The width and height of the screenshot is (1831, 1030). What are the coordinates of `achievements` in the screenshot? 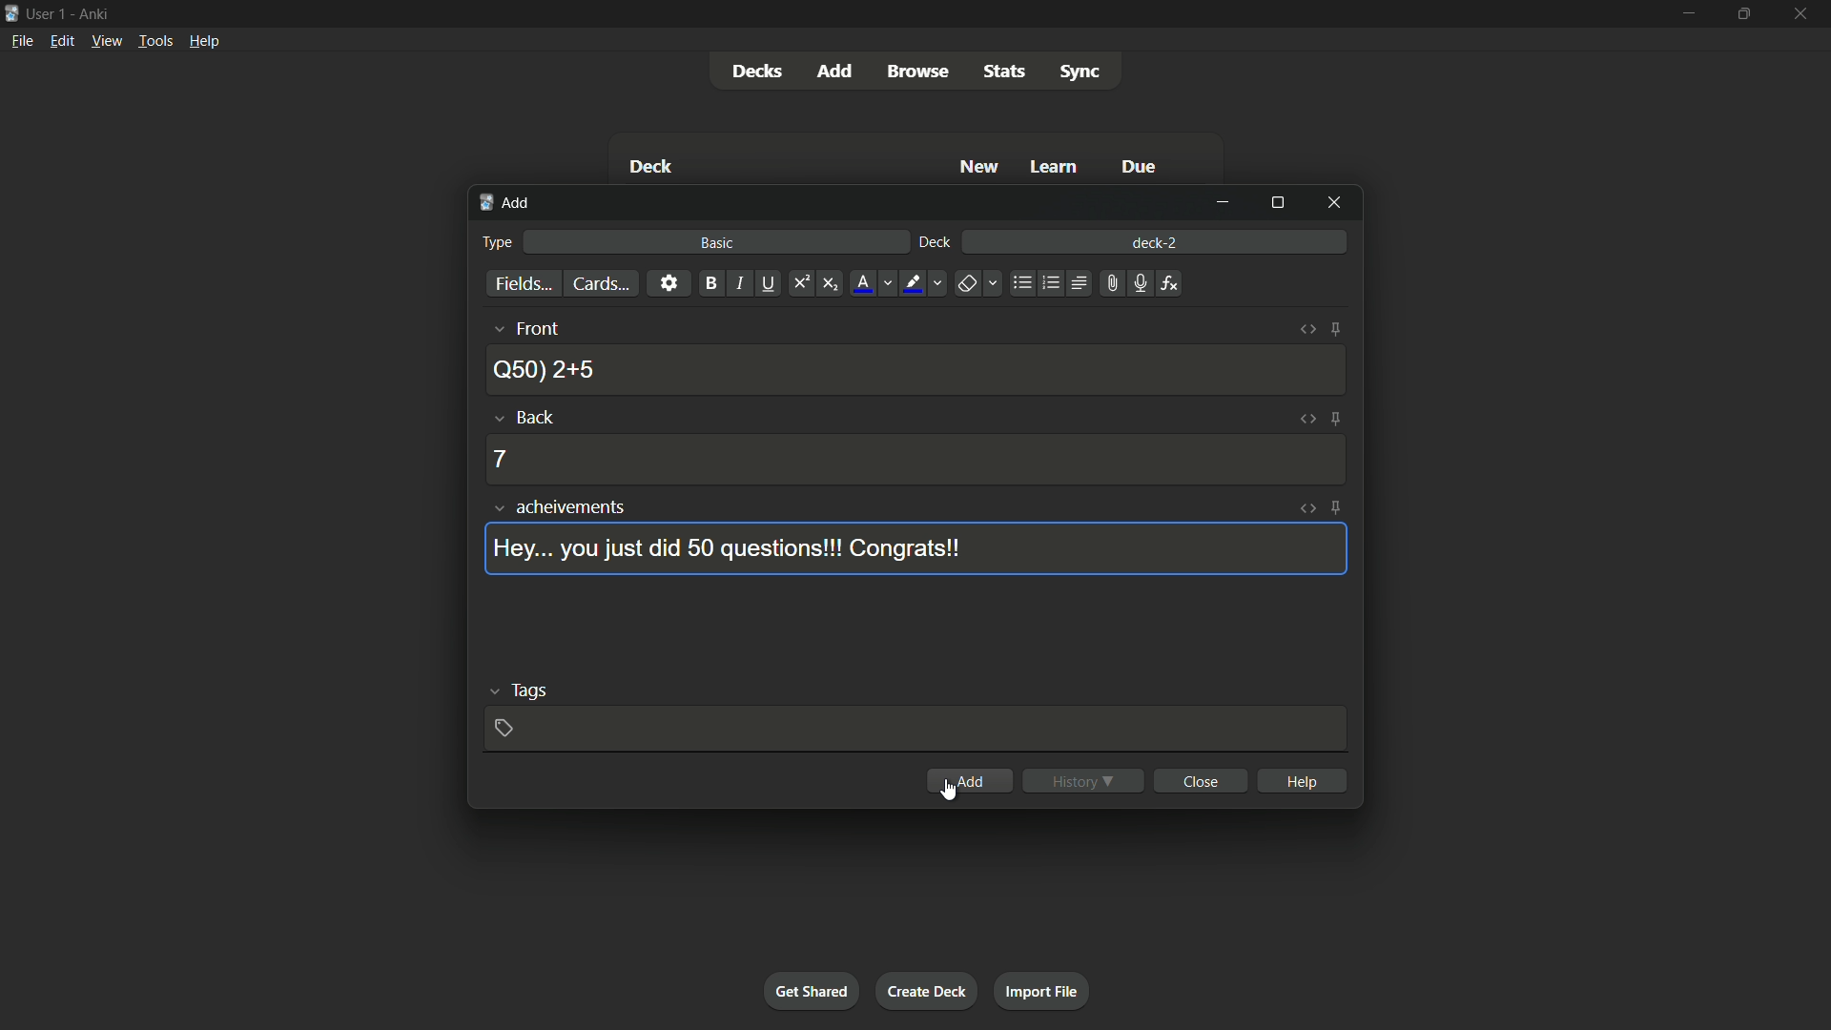 It's located at (562, 508).